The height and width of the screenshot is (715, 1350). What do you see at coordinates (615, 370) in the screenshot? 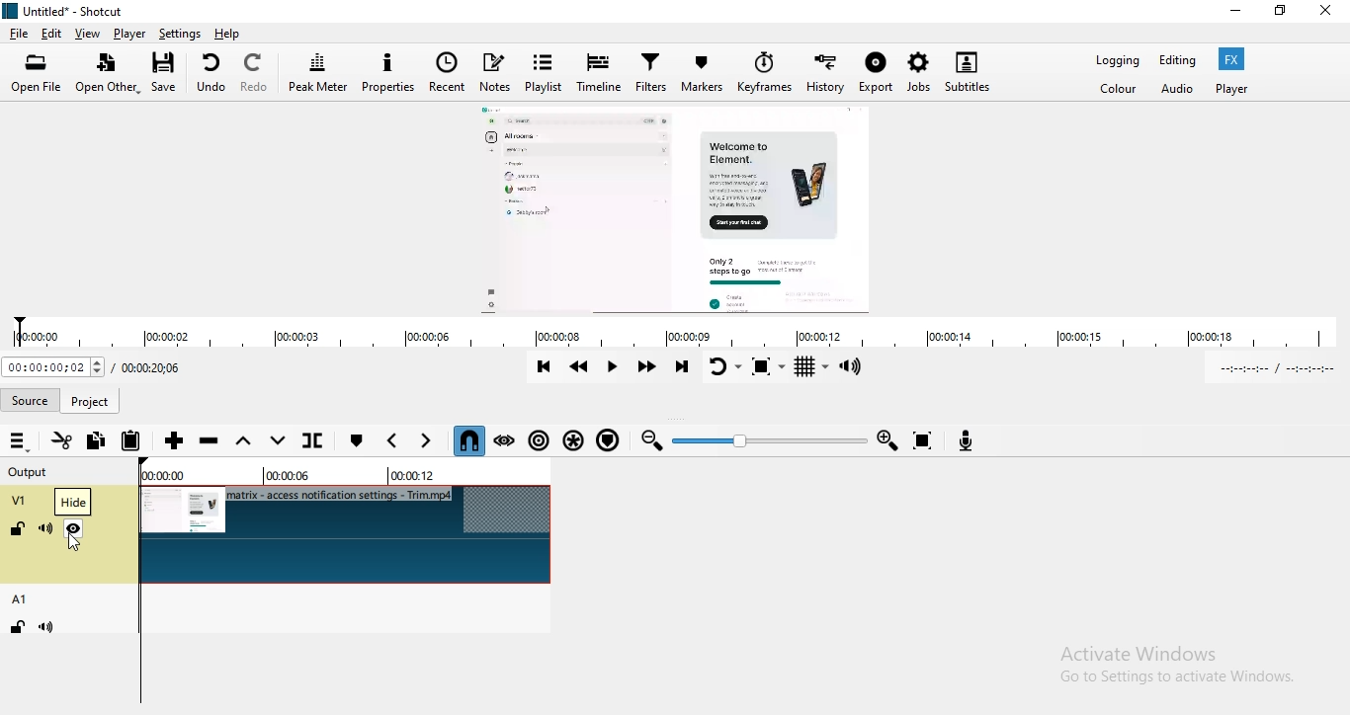
I see `Toggle play or pause` at bounding box center [615, 370].